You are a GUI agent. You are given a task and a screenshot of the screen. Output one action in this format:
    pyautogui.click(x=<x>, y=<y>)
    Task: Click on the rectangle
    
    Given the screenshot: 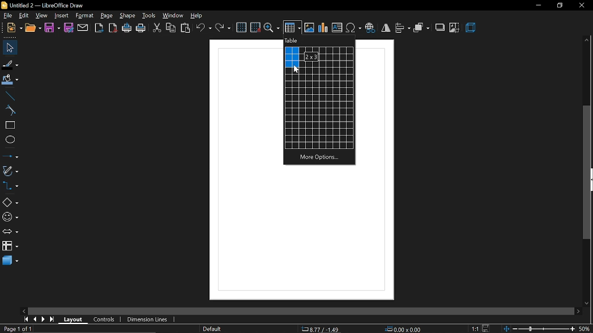 What is the action you would take?
    pyautogui.click(x=8, y=125)
    